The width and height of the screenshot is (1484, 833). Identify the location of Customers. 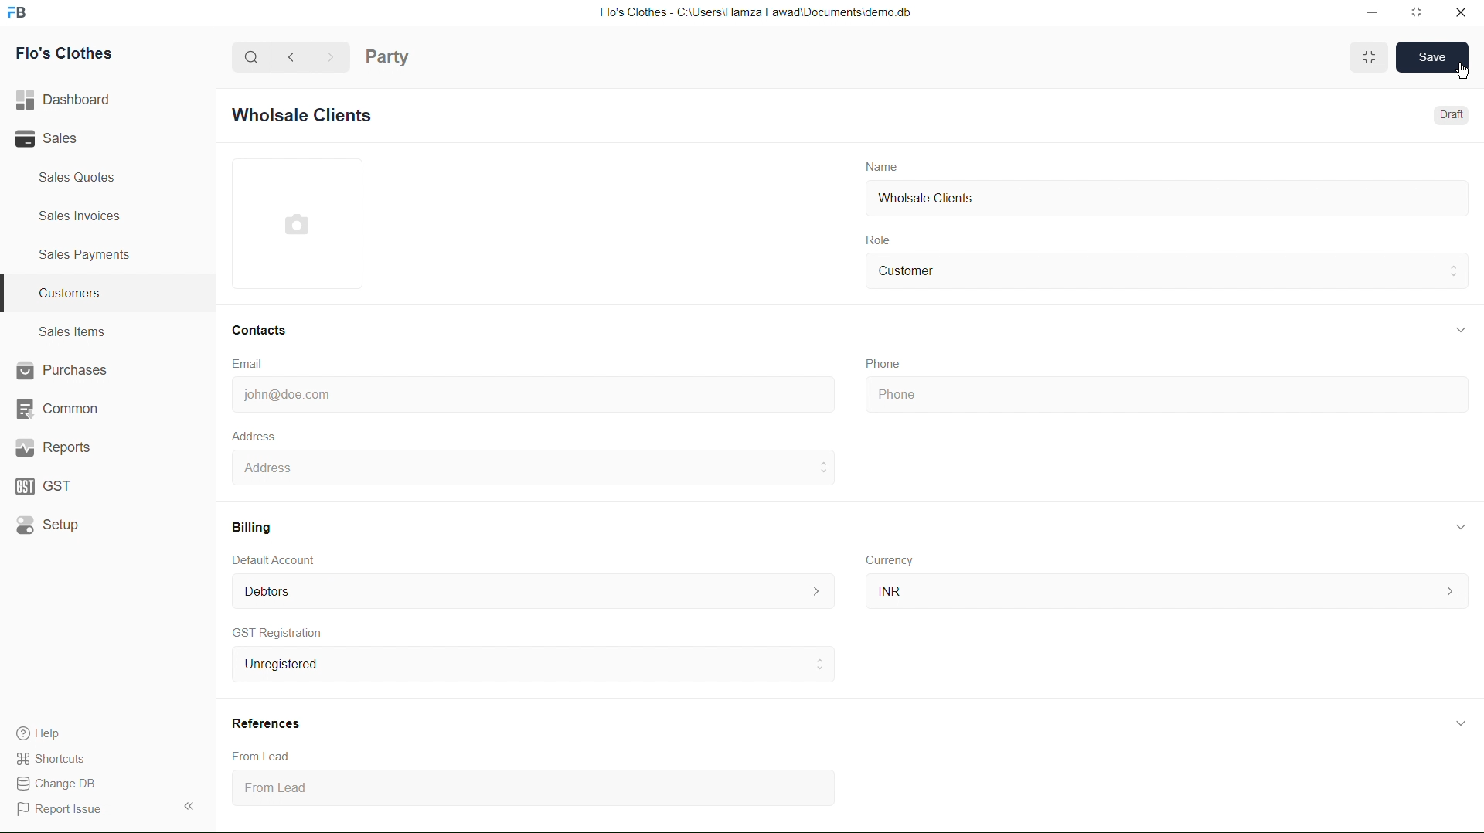
(66, 294).